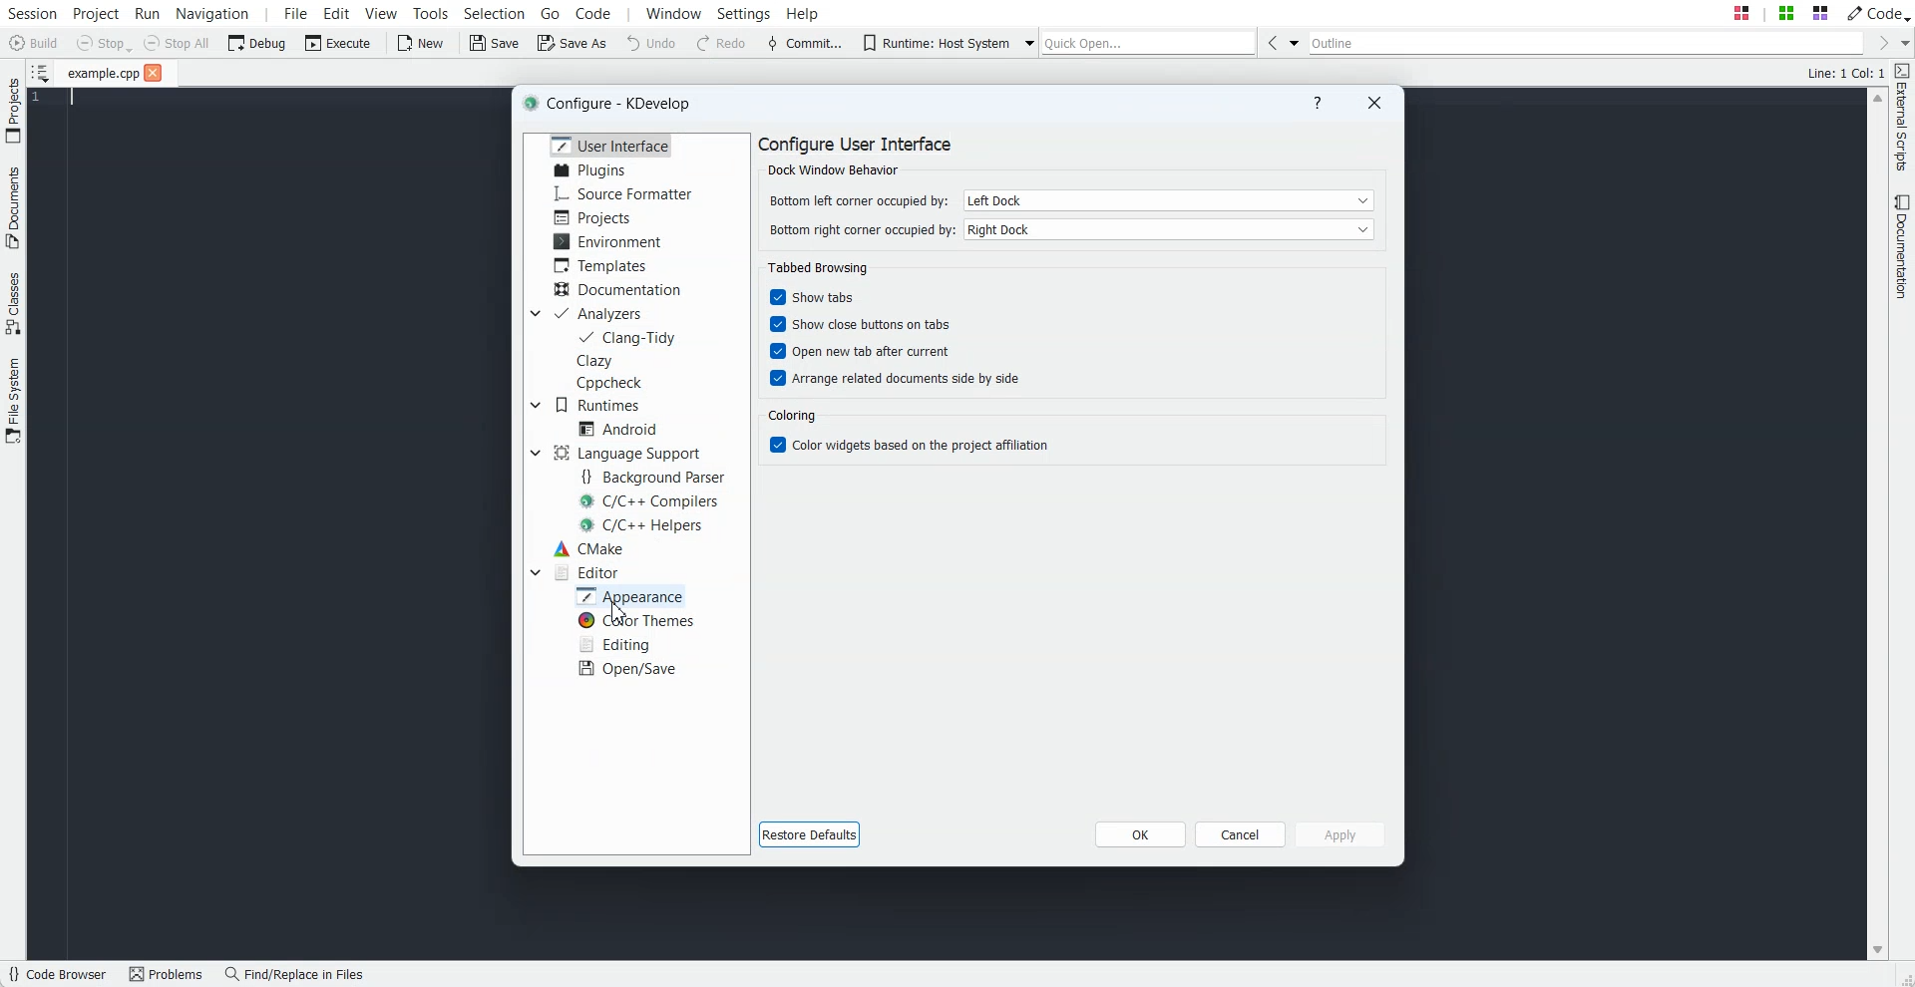  What do you see at coordinates (611, 145) in the screenshot?
I see `User Interface` at bounding box center [611, 145].